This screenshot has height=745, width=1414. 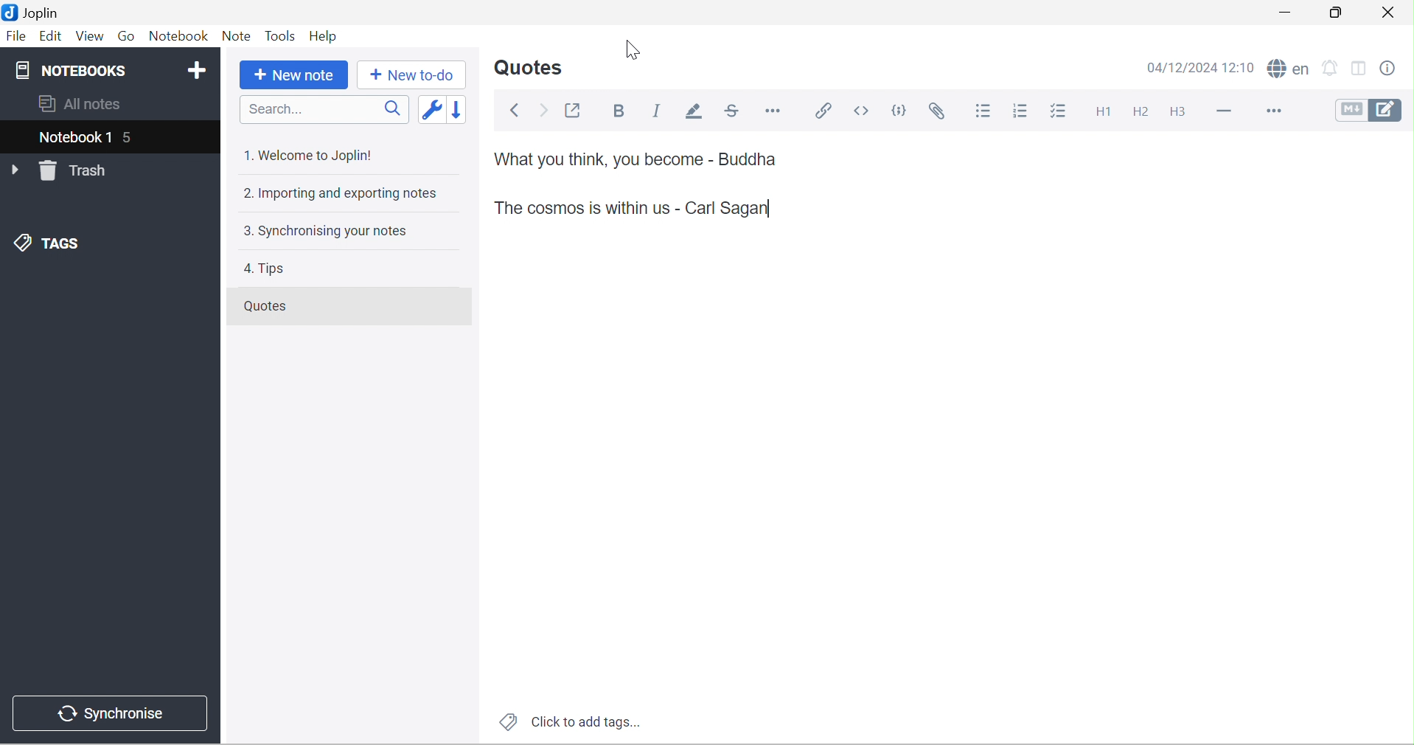 I want to click on Toggle editor layout, so click(x=1362, y=66).